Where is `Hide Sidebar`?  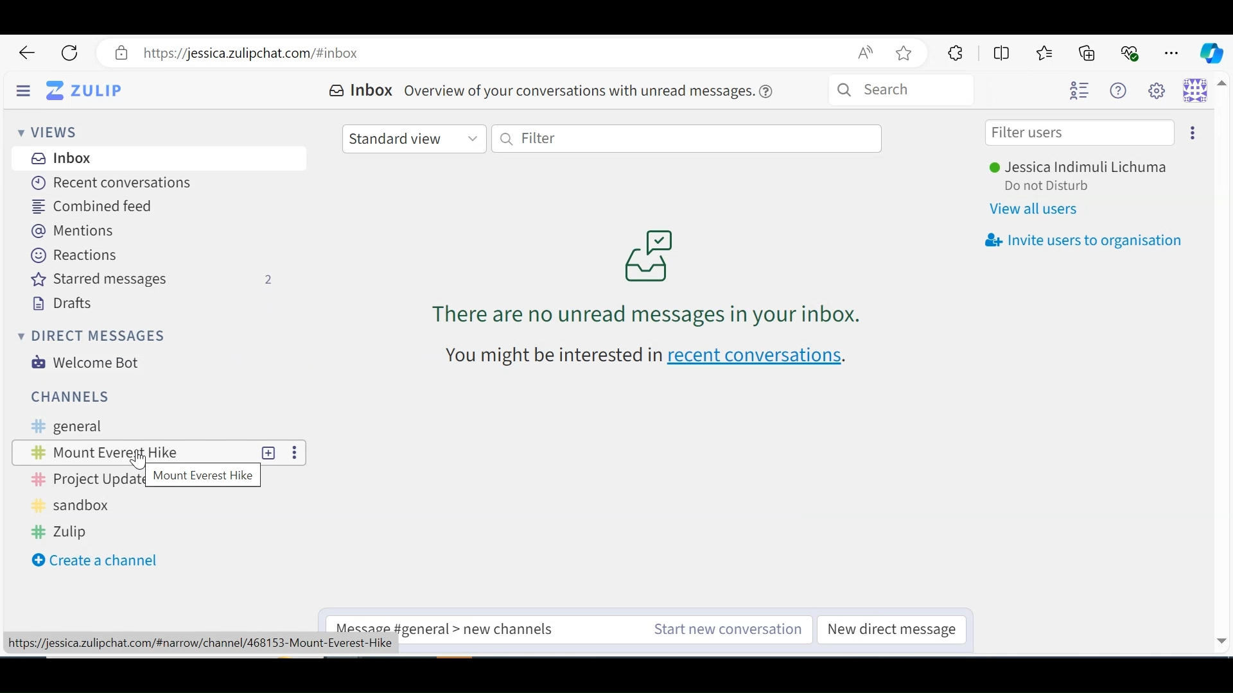 Hide Sidebar is located at coordinates (24, 89).